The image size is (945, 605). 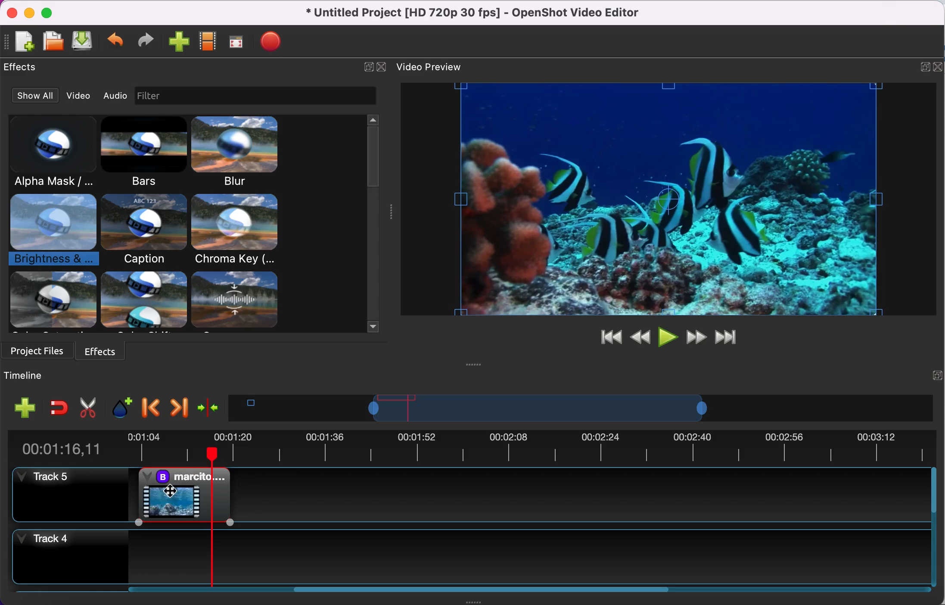 I want to click on close, so click(x=939, y=65).